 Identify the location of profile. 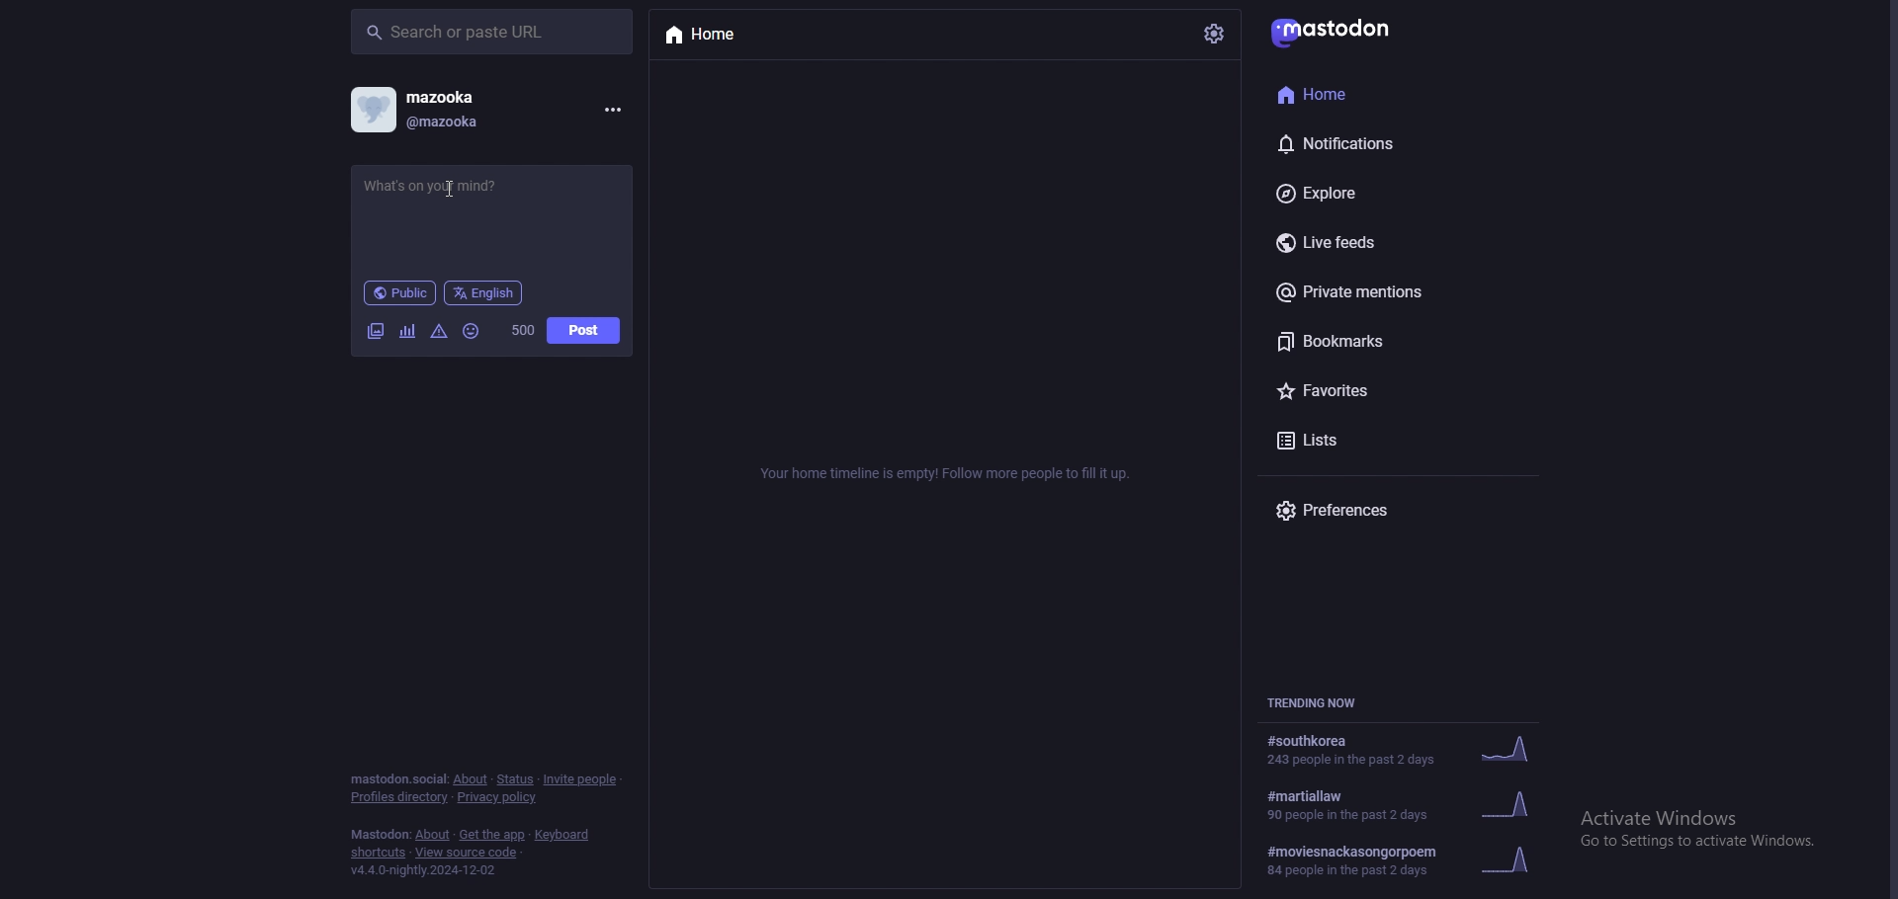
(373, 110).